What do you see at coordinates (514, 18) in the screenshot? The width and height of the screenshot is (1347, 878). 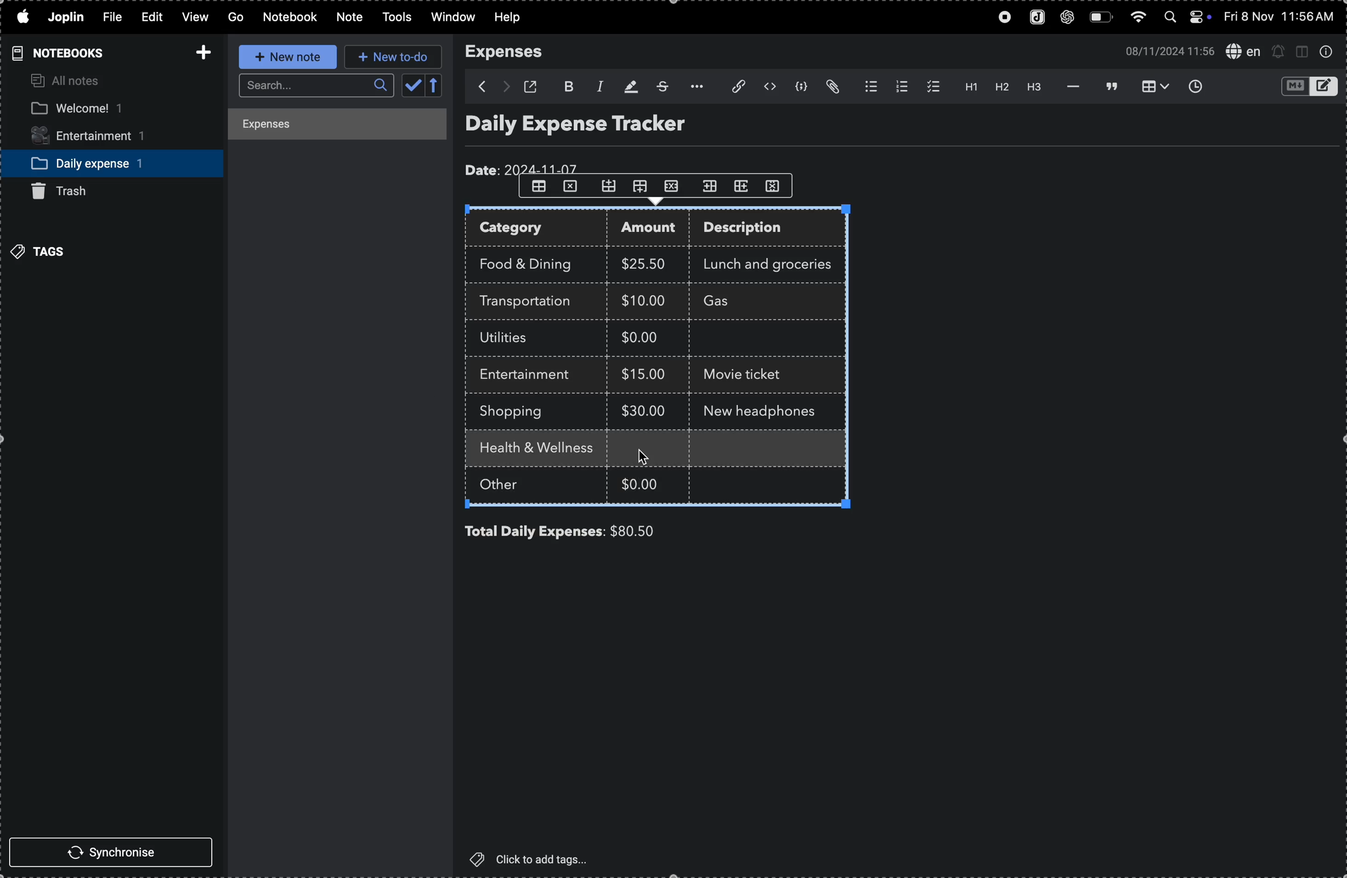 I see `help` at bounding box center [514, 18].